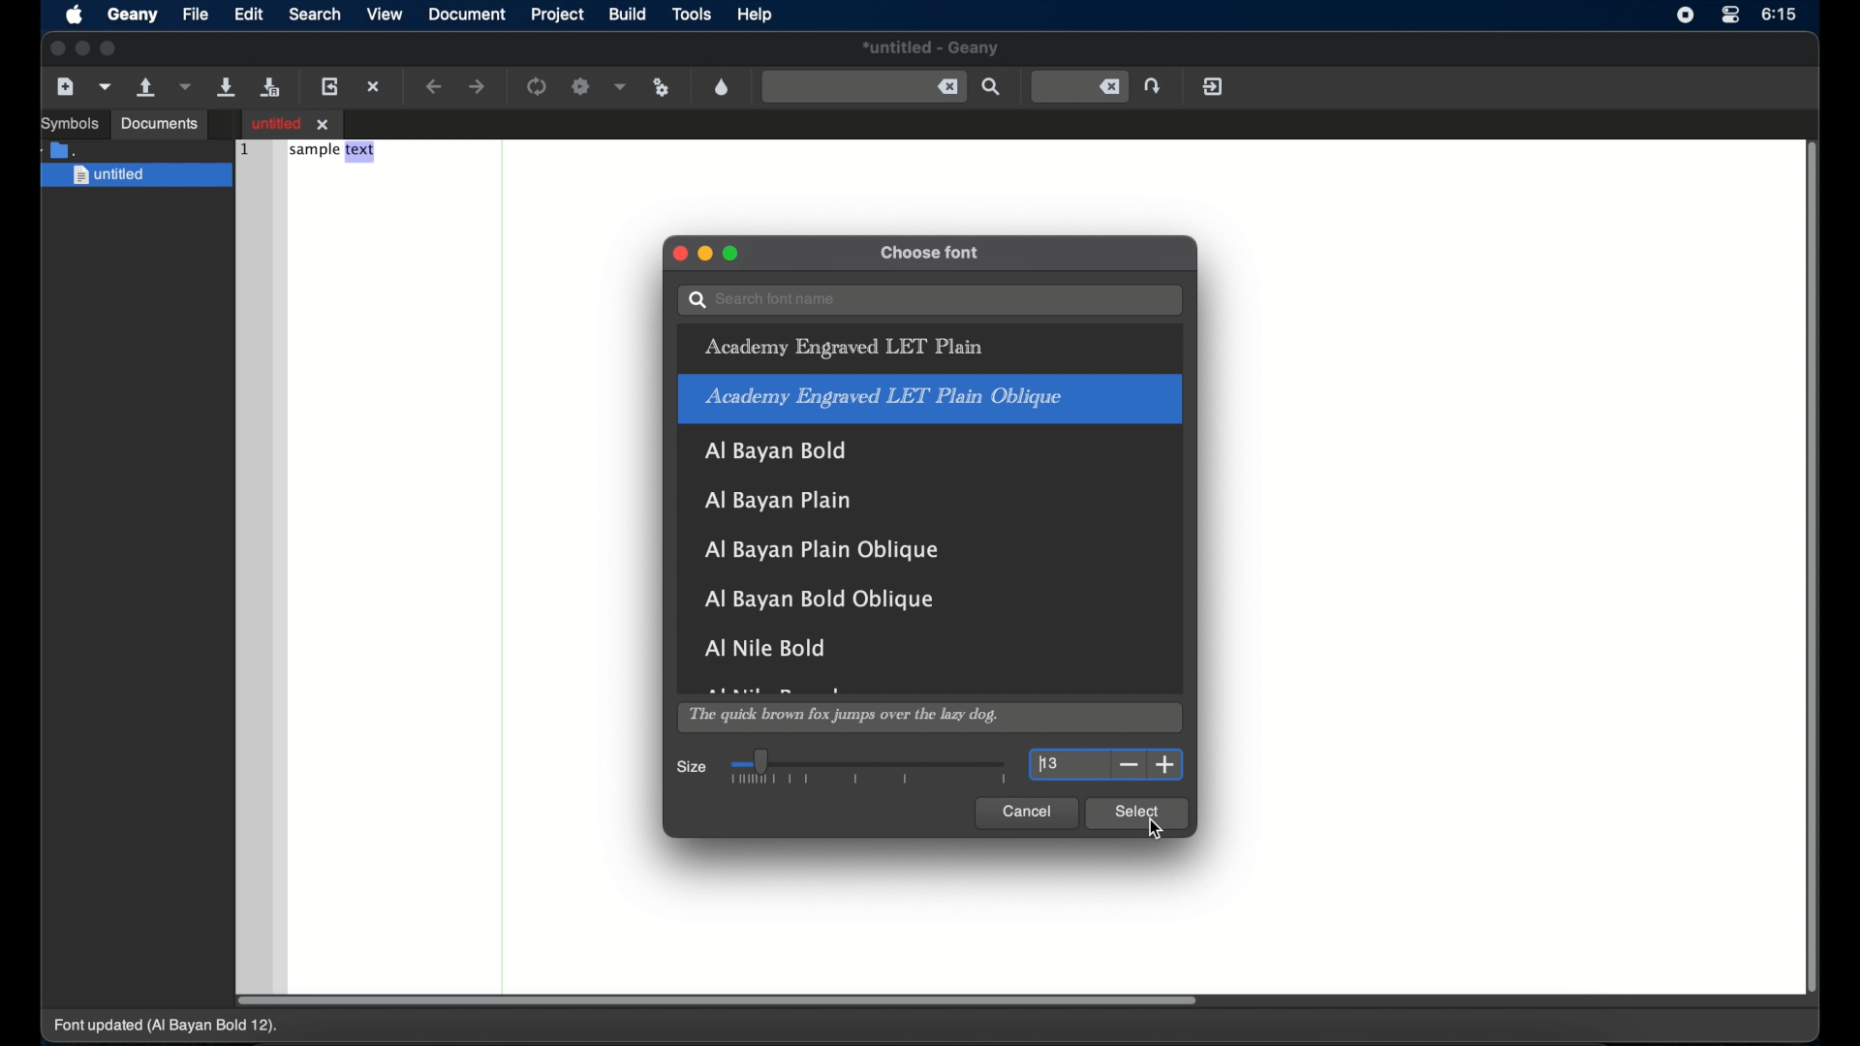  I want to click on open an existing file, so click(147, 88).